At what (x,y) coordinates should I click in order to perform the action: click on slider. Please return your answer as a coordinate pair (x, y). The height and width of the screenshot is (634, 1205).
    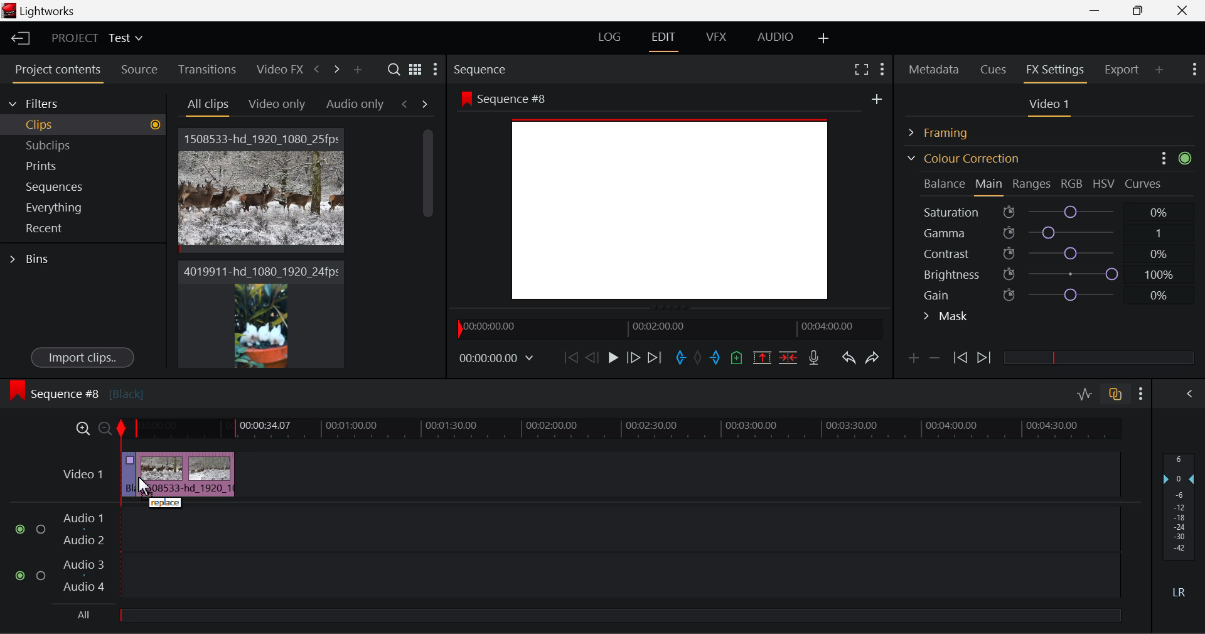
    Looking at the image, I should click on (1098, 357).